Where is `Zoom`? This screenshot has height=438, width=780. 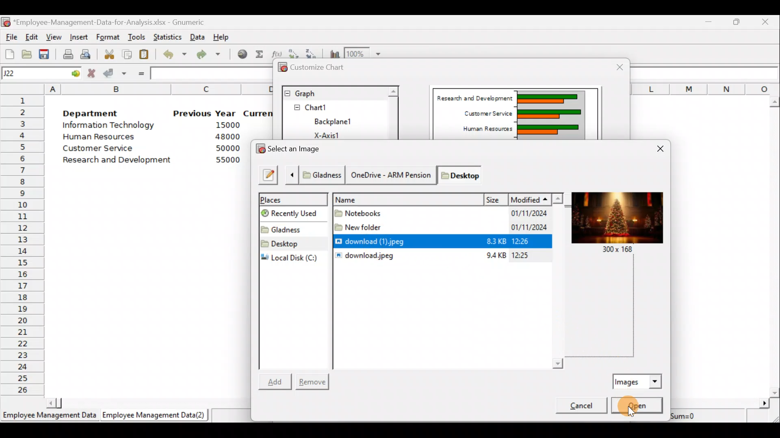 Zoom is located at coordinates (366, 53).